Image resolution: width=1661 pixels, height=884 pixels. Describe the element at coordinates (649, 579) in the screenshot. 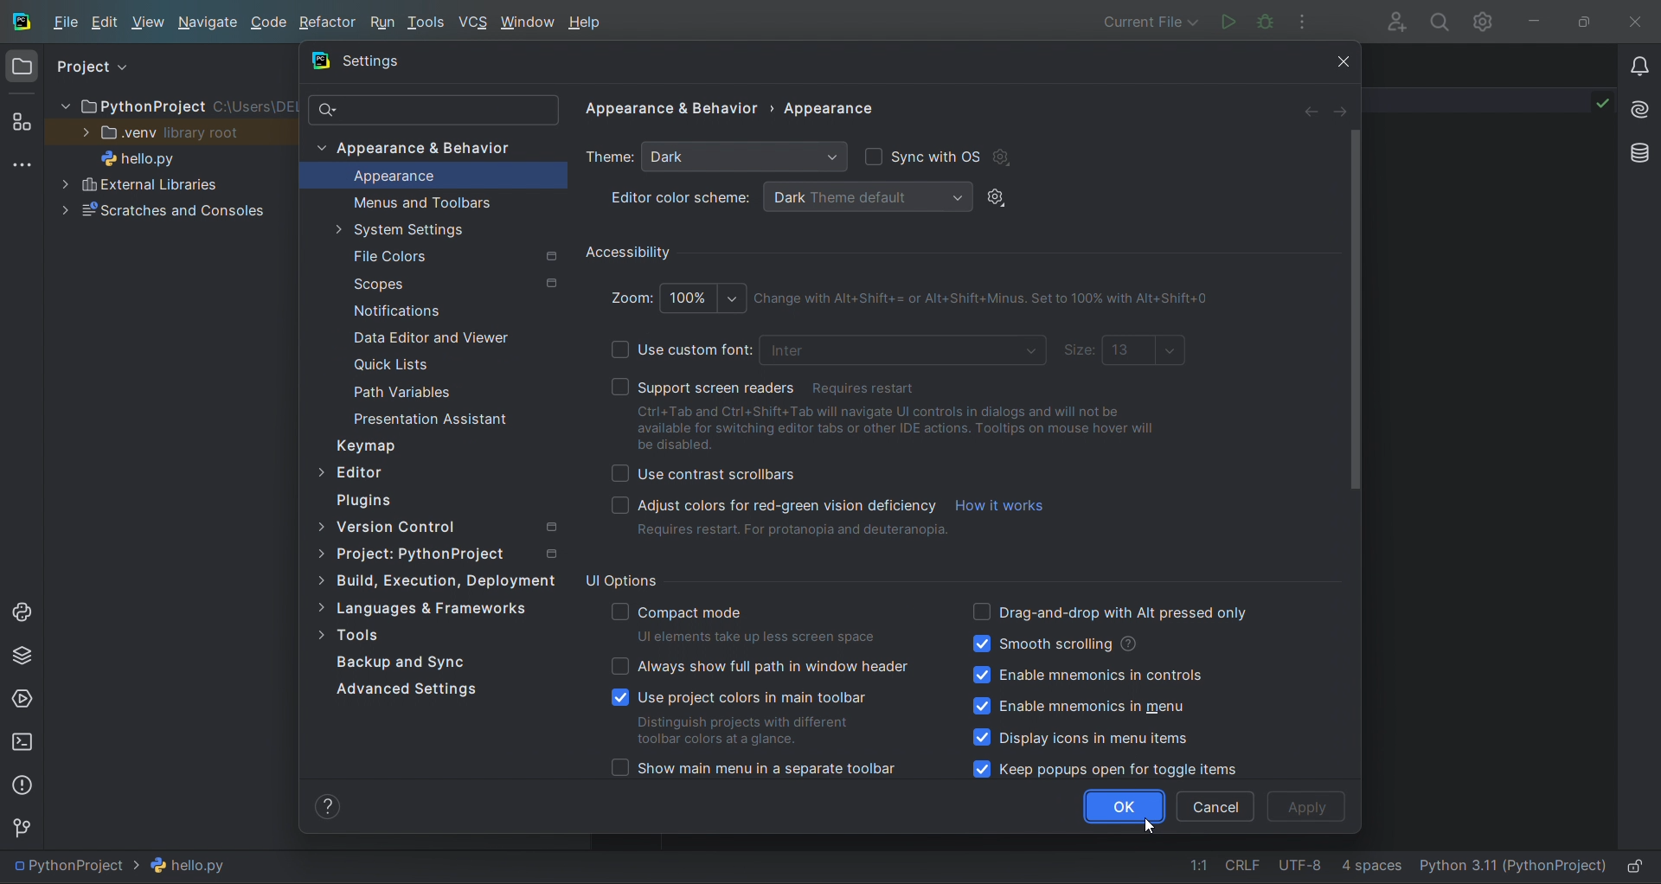

I see `UI options` at that location.